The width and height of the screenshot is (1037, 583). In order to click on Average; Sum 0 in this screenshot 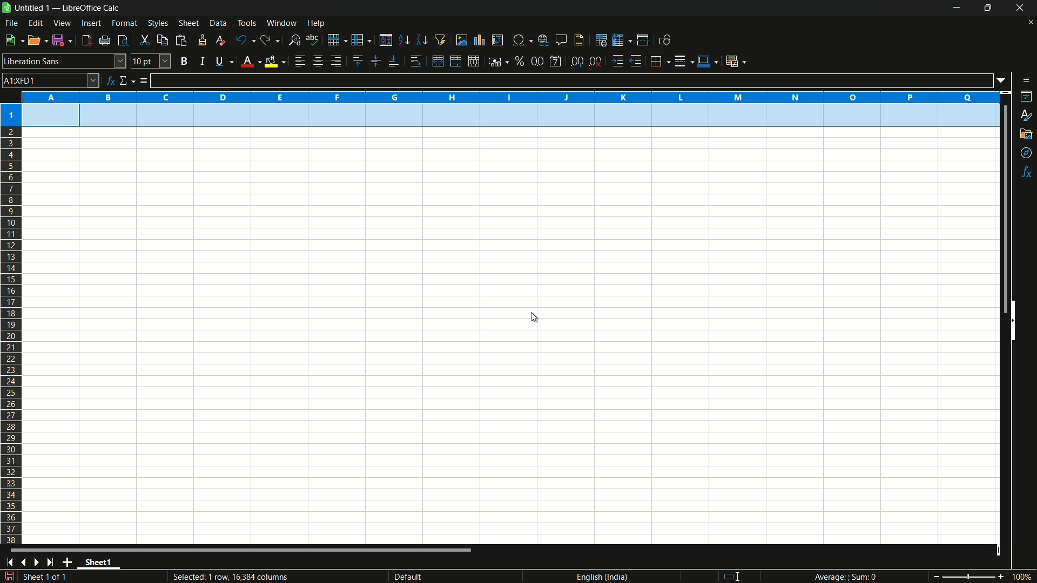, I will do `click(846, 578)`.